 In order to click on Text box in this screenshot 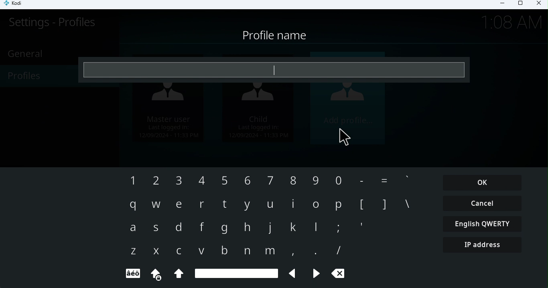, I will do `click(274, 71)`.